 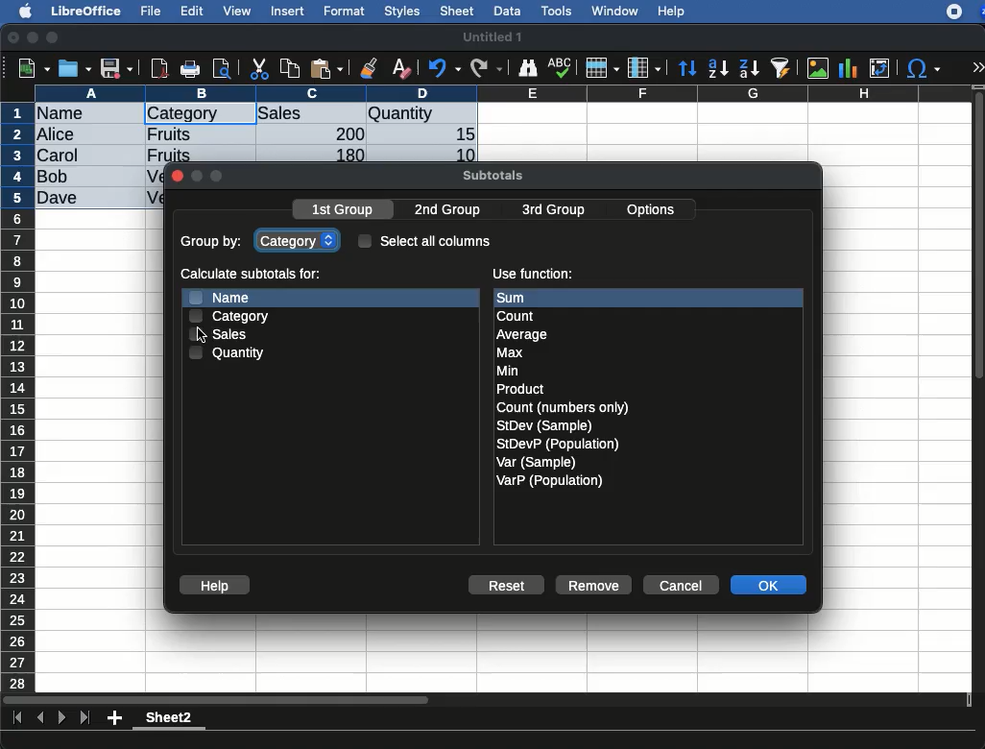 What do you see at coordinates (215, 586) in the screenshot?
I see `help` at bounding box center [215, 586].